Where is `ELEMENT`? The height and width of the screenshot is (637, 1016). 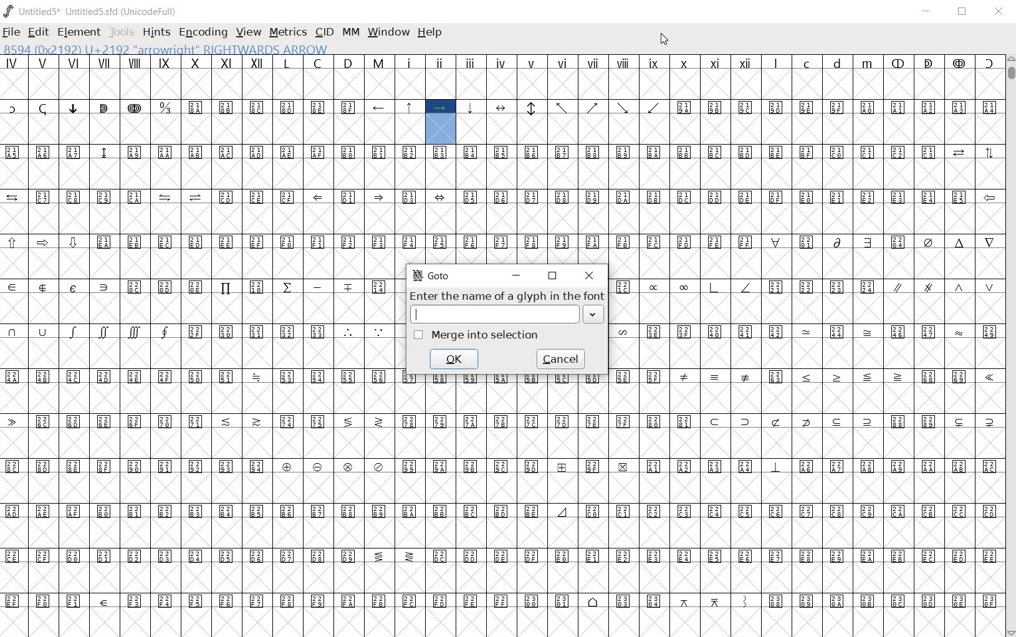 ELEMENT is located at coordinates (79, 33).